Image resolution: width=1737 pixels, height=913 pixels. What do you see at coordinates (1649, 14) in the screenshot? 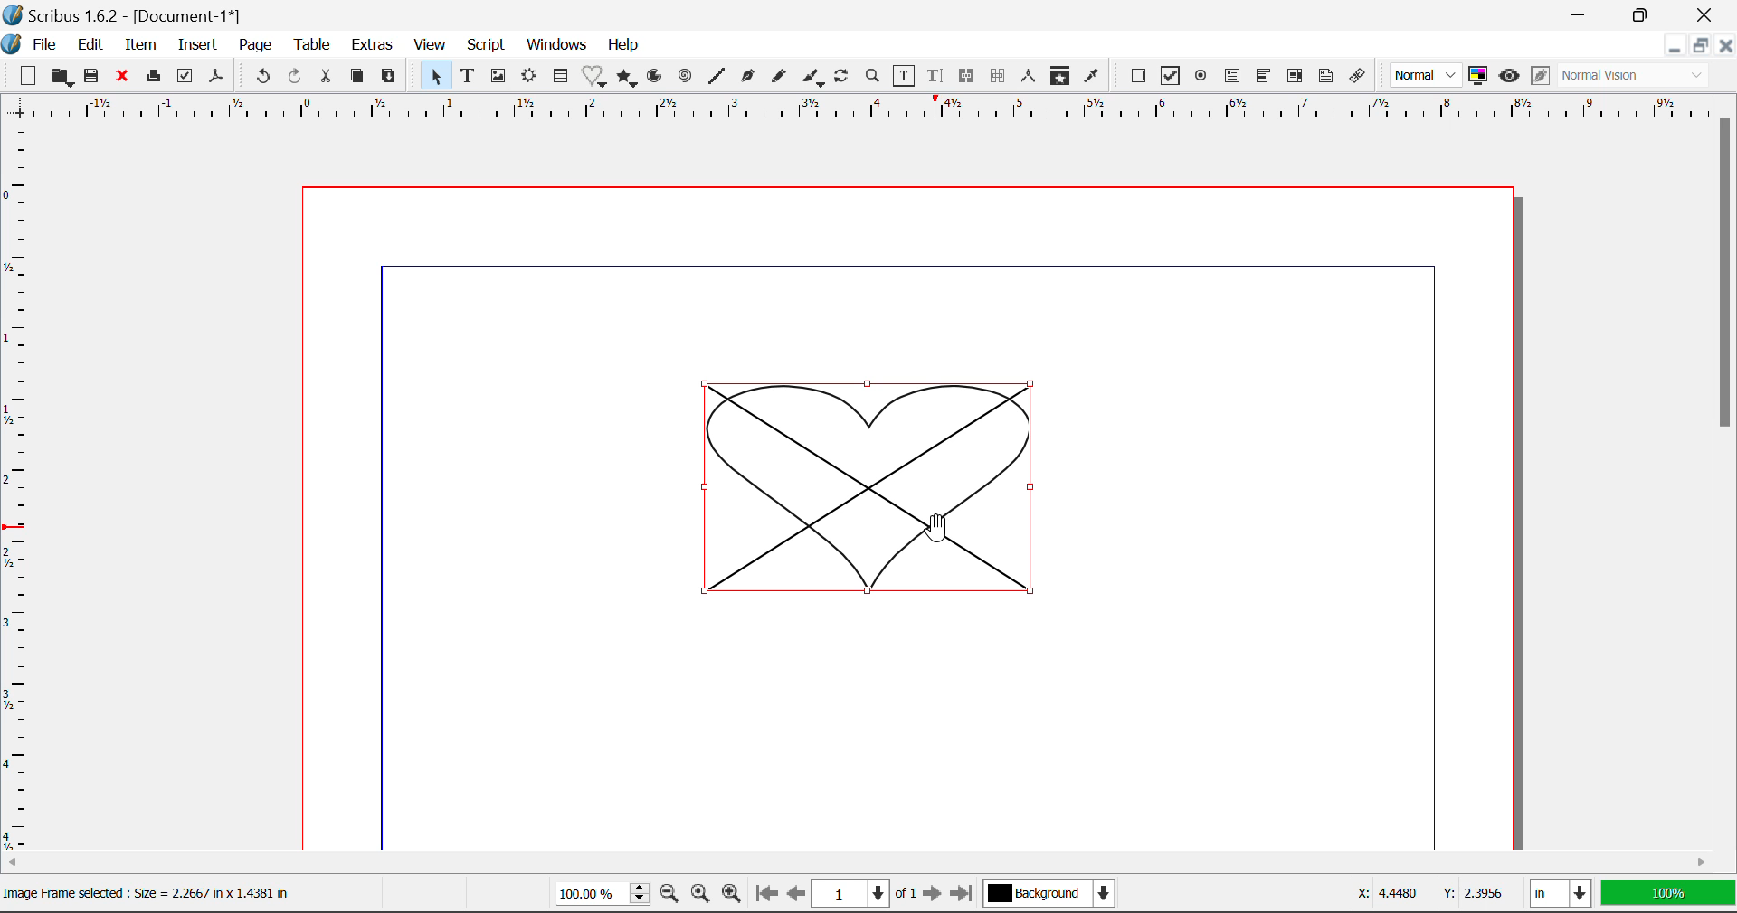
I see `Minimize` at bounding box center [1649, 14].